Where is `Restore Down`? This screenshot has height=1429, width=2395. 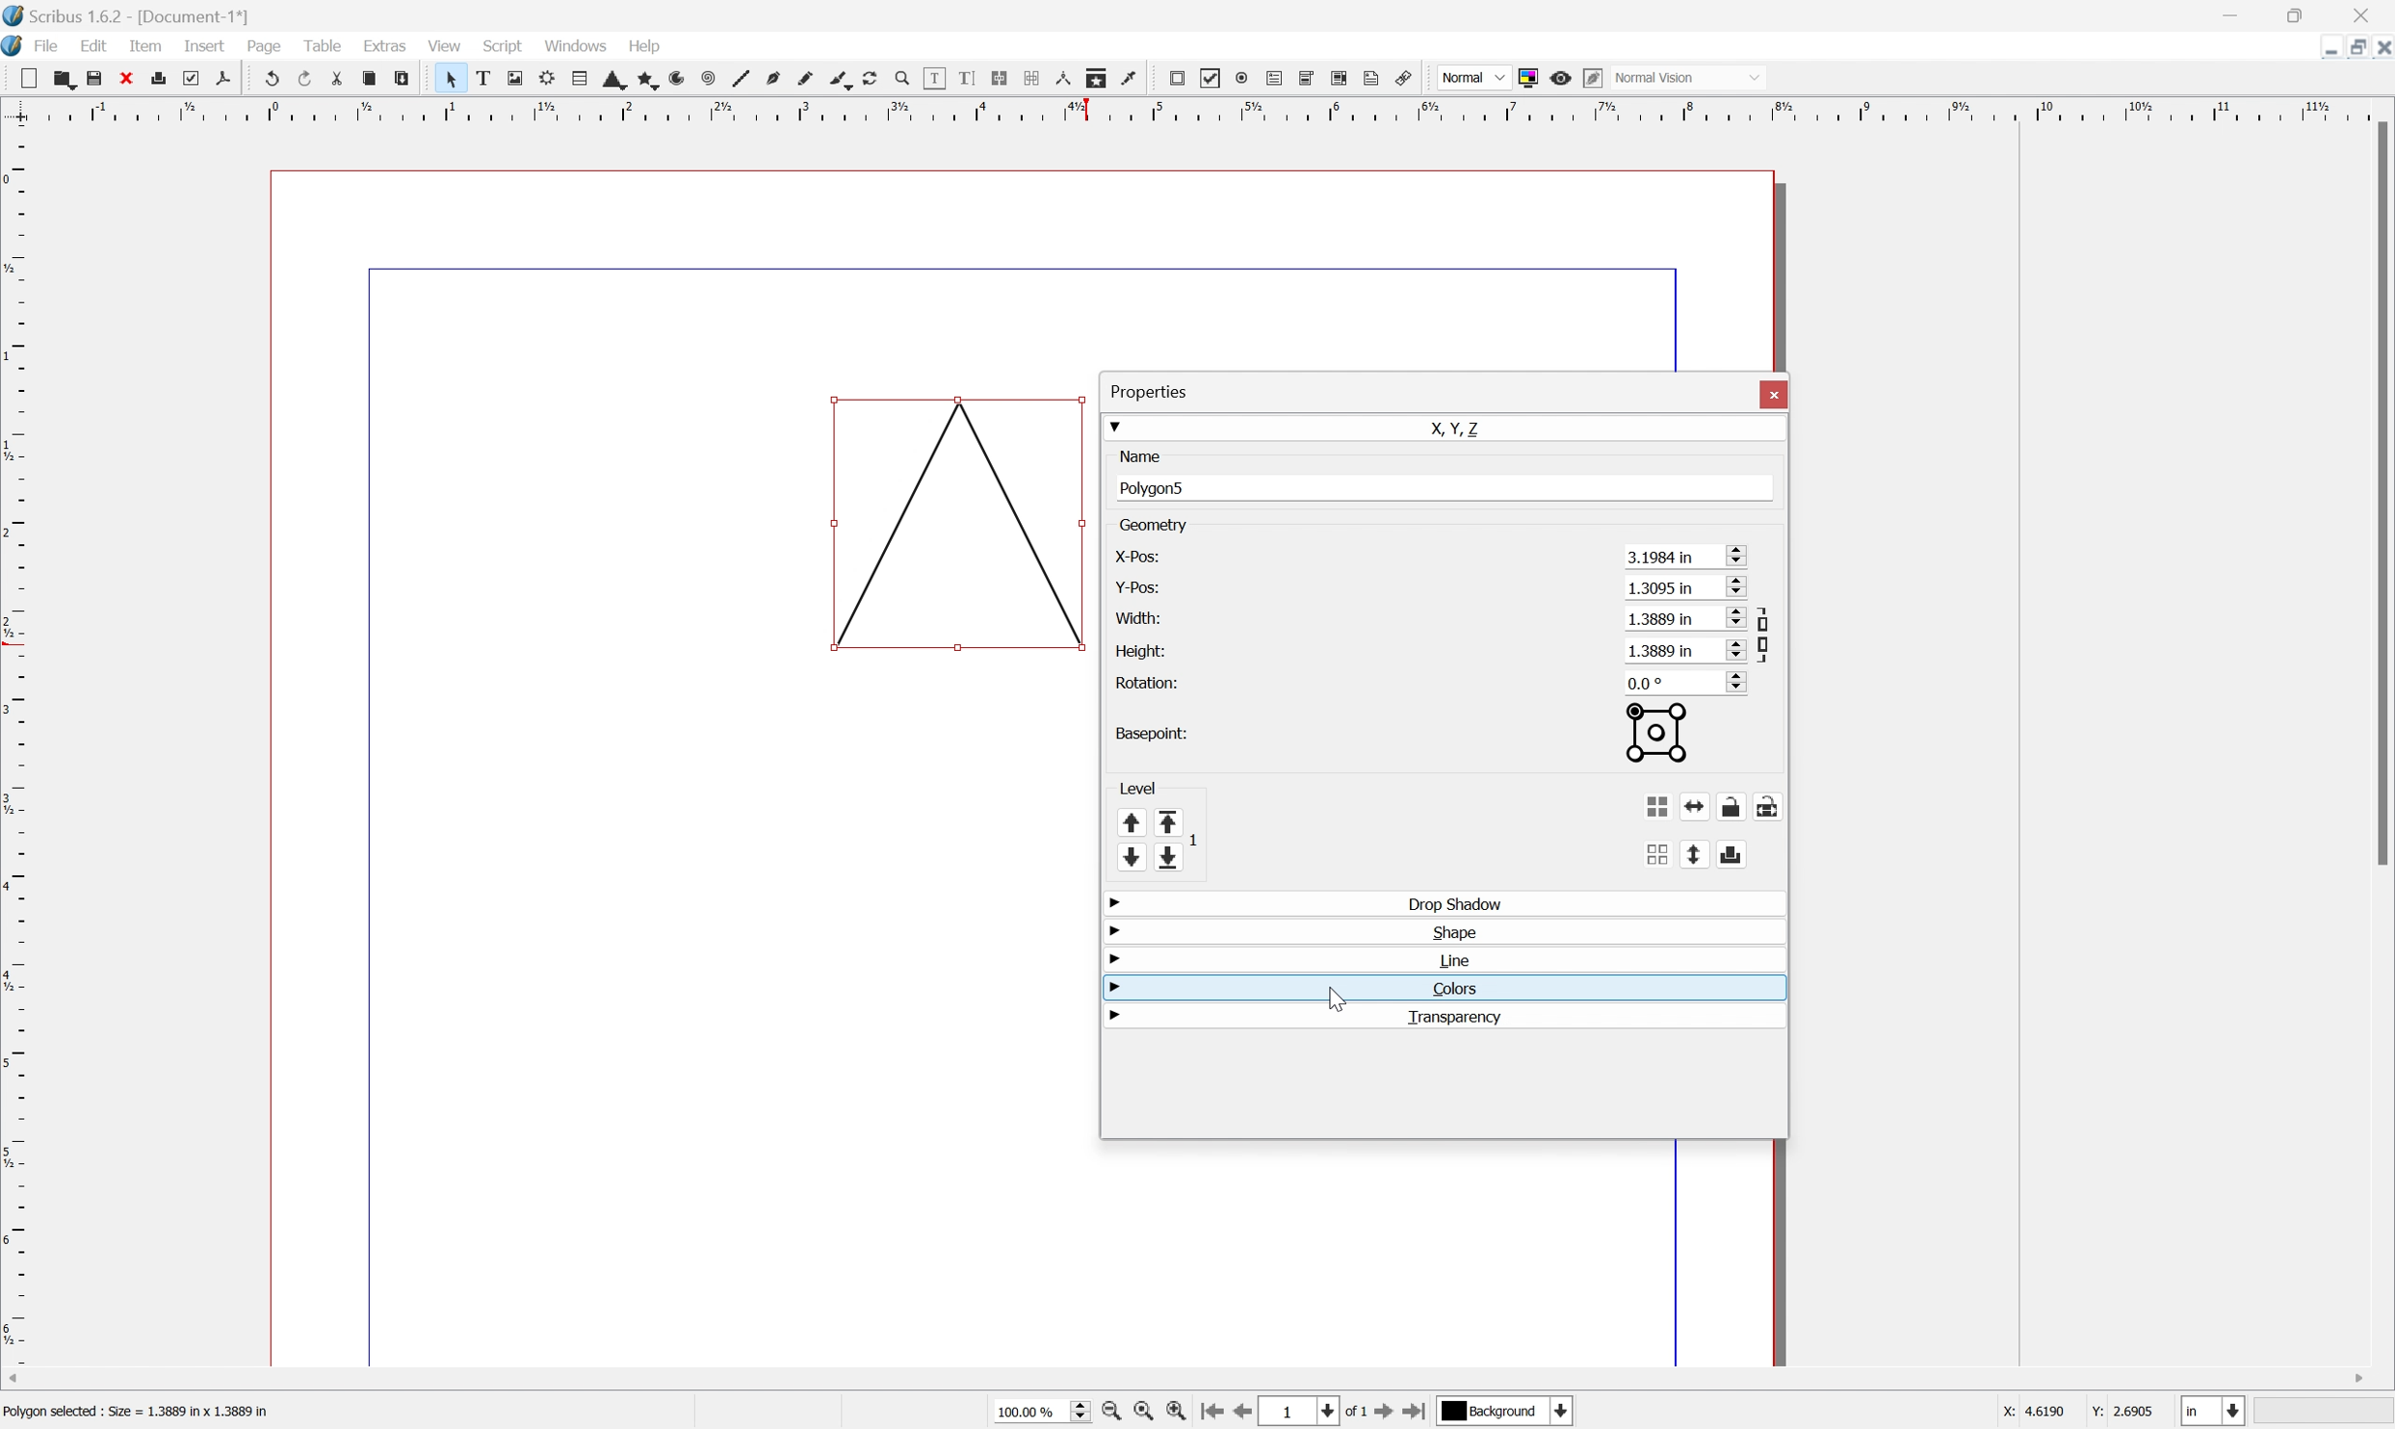
Restore Down is located at coordinates (2303, 13).